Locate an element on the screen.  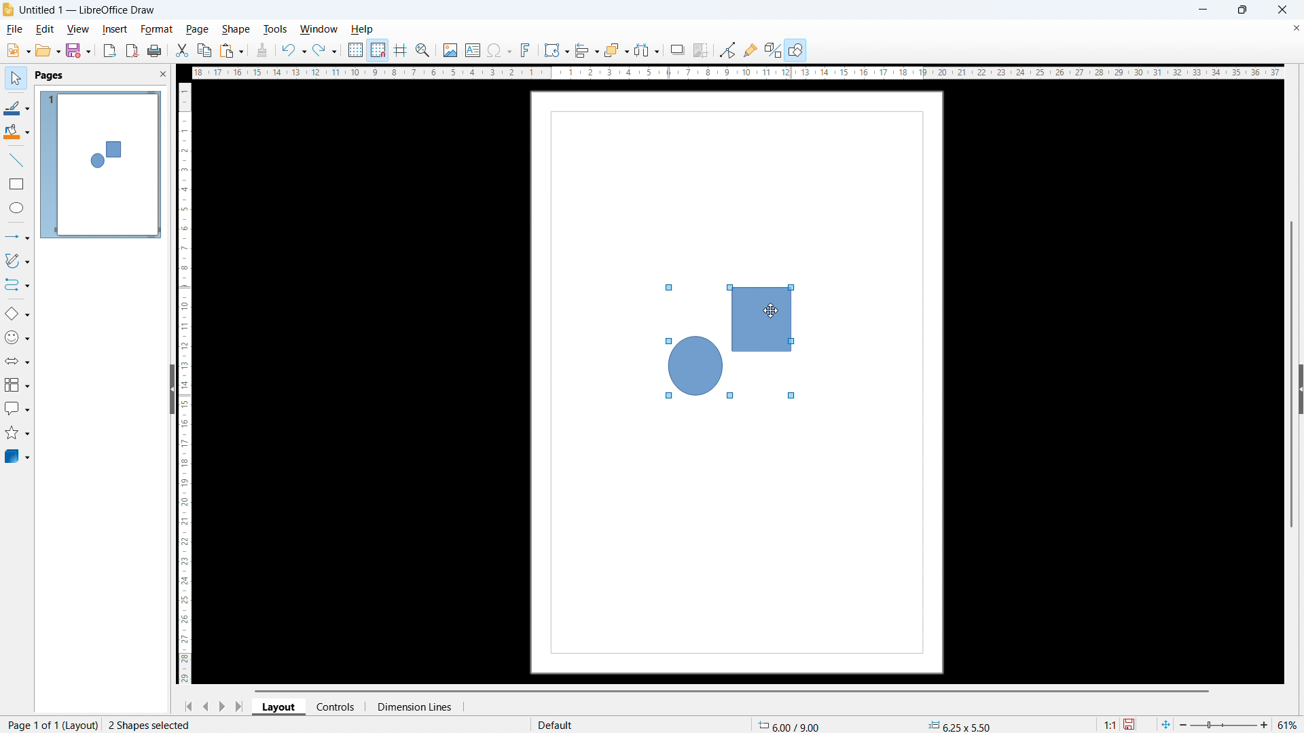
file is located at coordinates (16, 30).